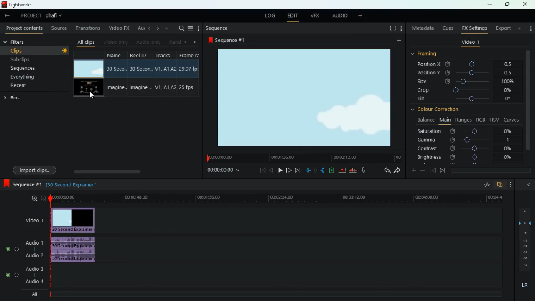 The width and height of the screenshot is (535, 301). Describe the element at coordinates (308, 97) in the screenshot. I see `video` at that location.